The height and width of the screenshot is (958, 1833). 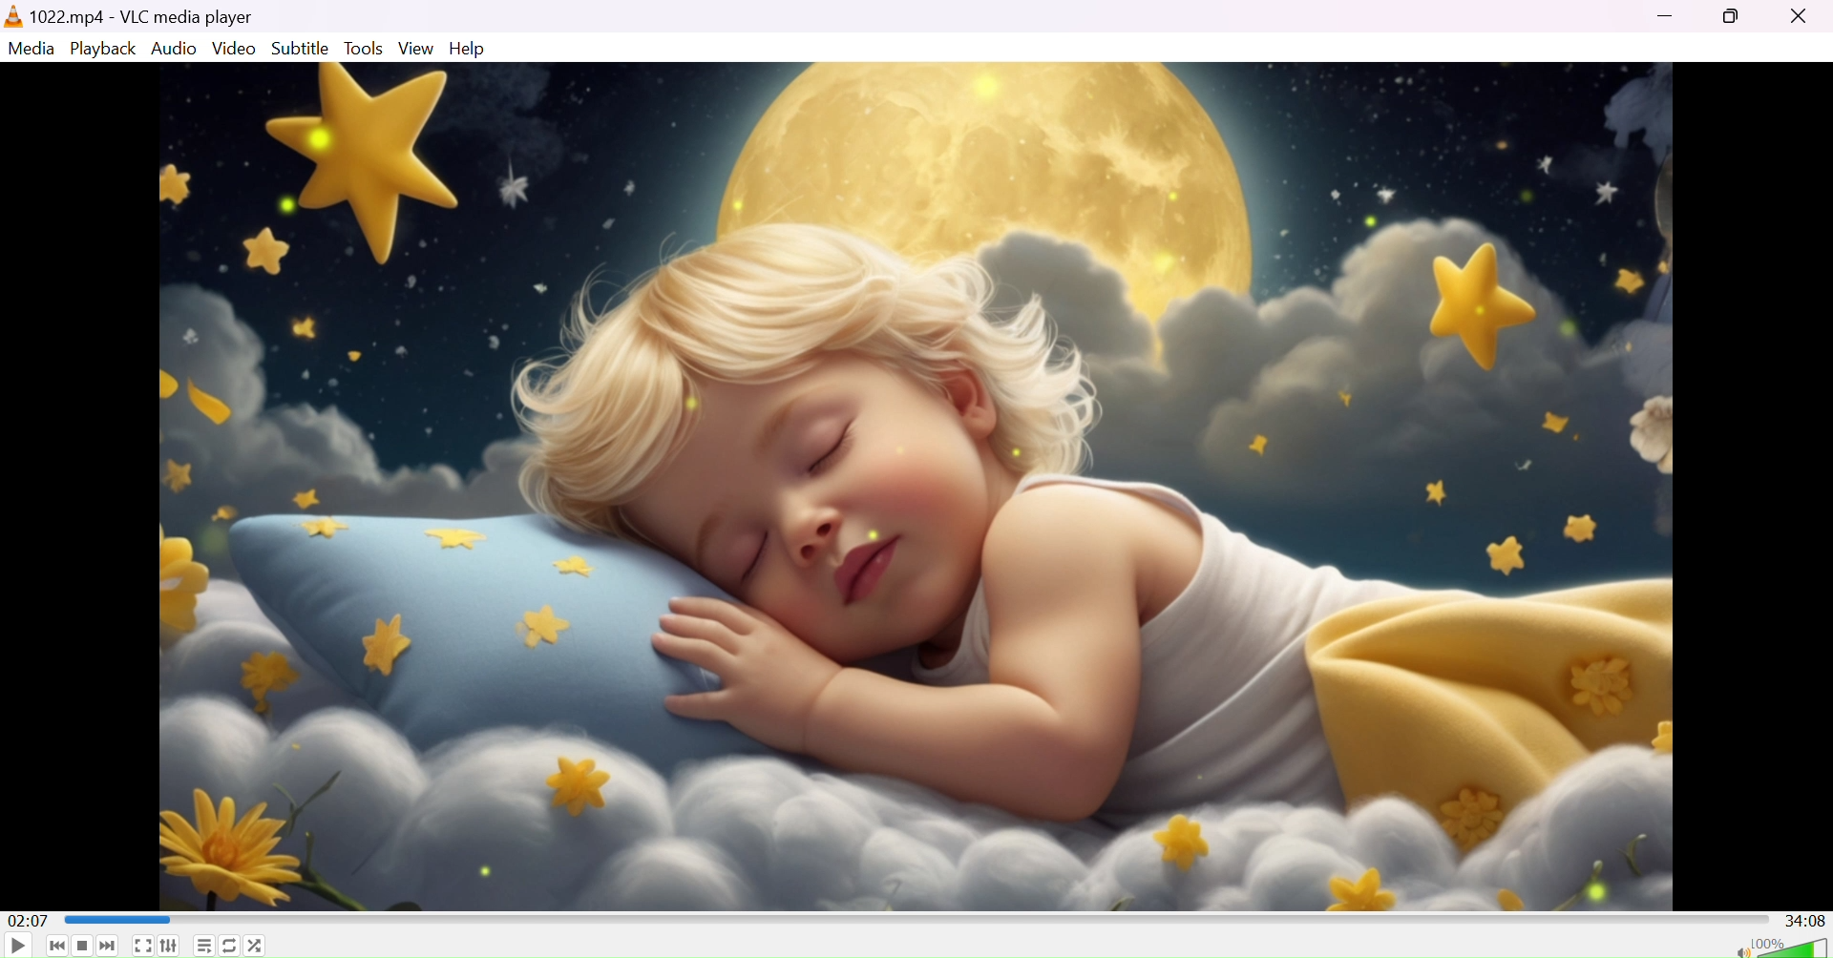 I want to click on Video, so click(x=232, y=50).